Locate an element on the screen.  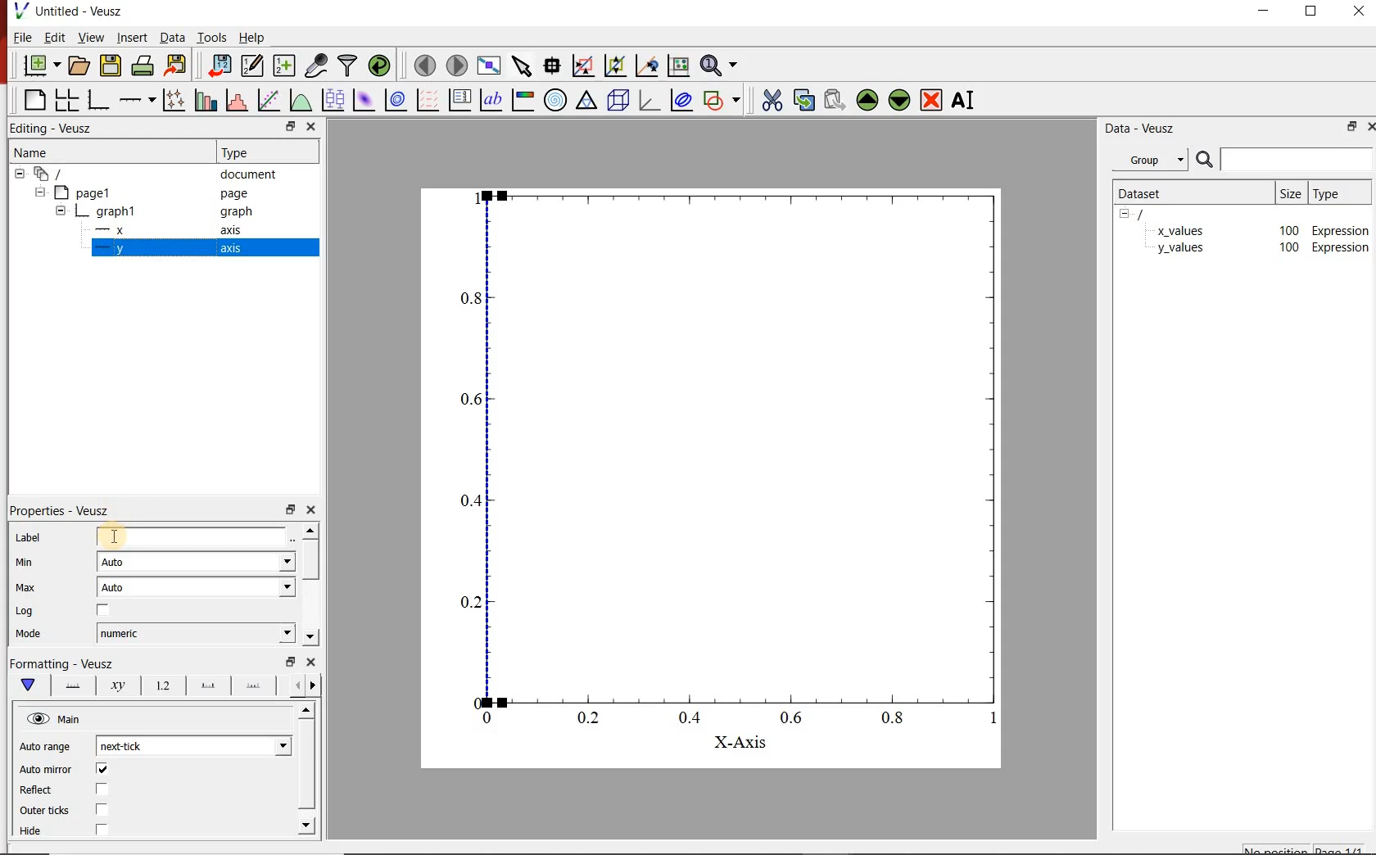
all apegs is located at coordinates (57, 174).